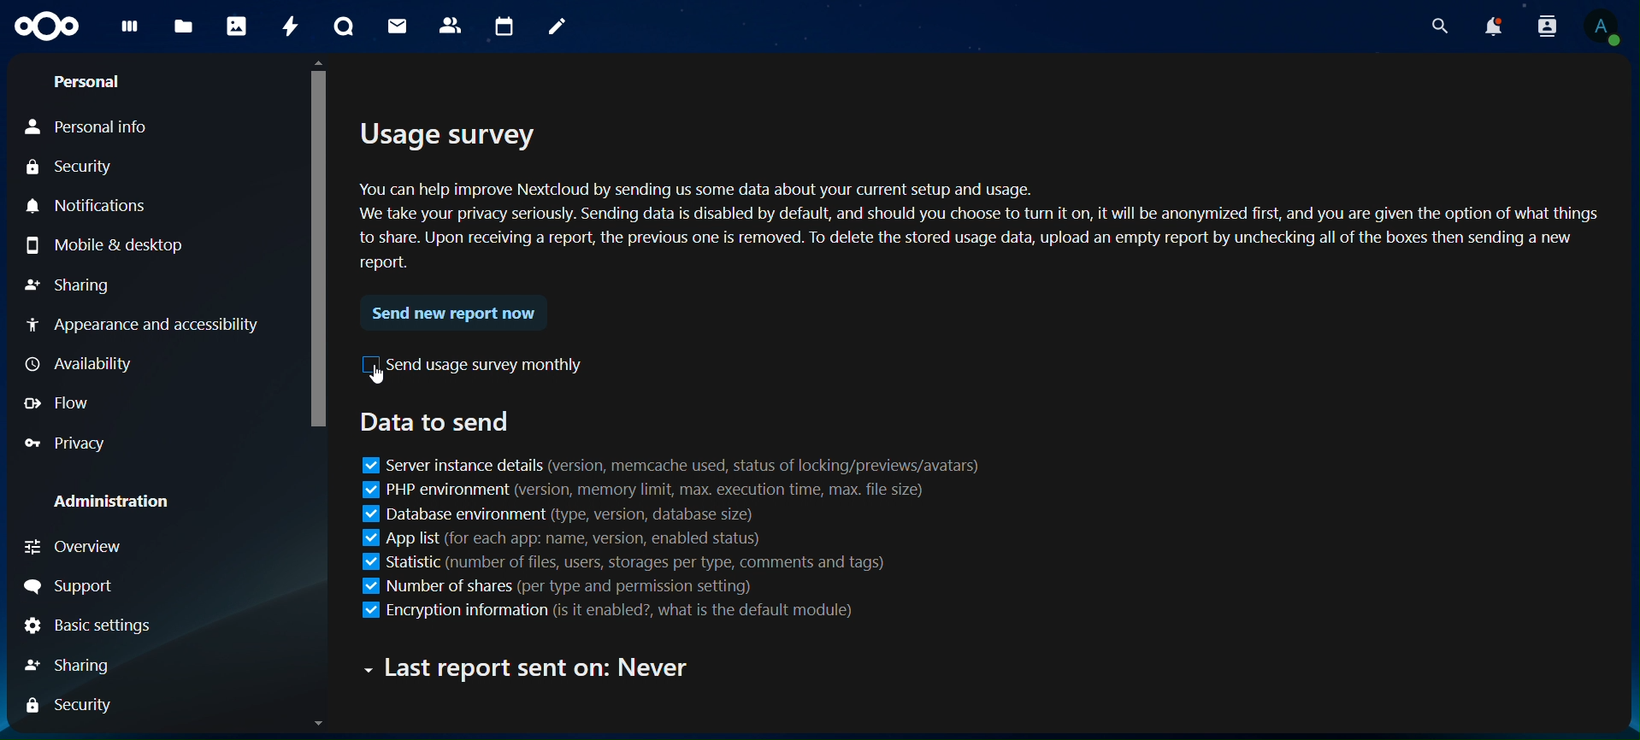  What do you see at coordinates (101, 246) in the screenshot?
I see `Mobile & Desktop` at bounding box center [101, 246].